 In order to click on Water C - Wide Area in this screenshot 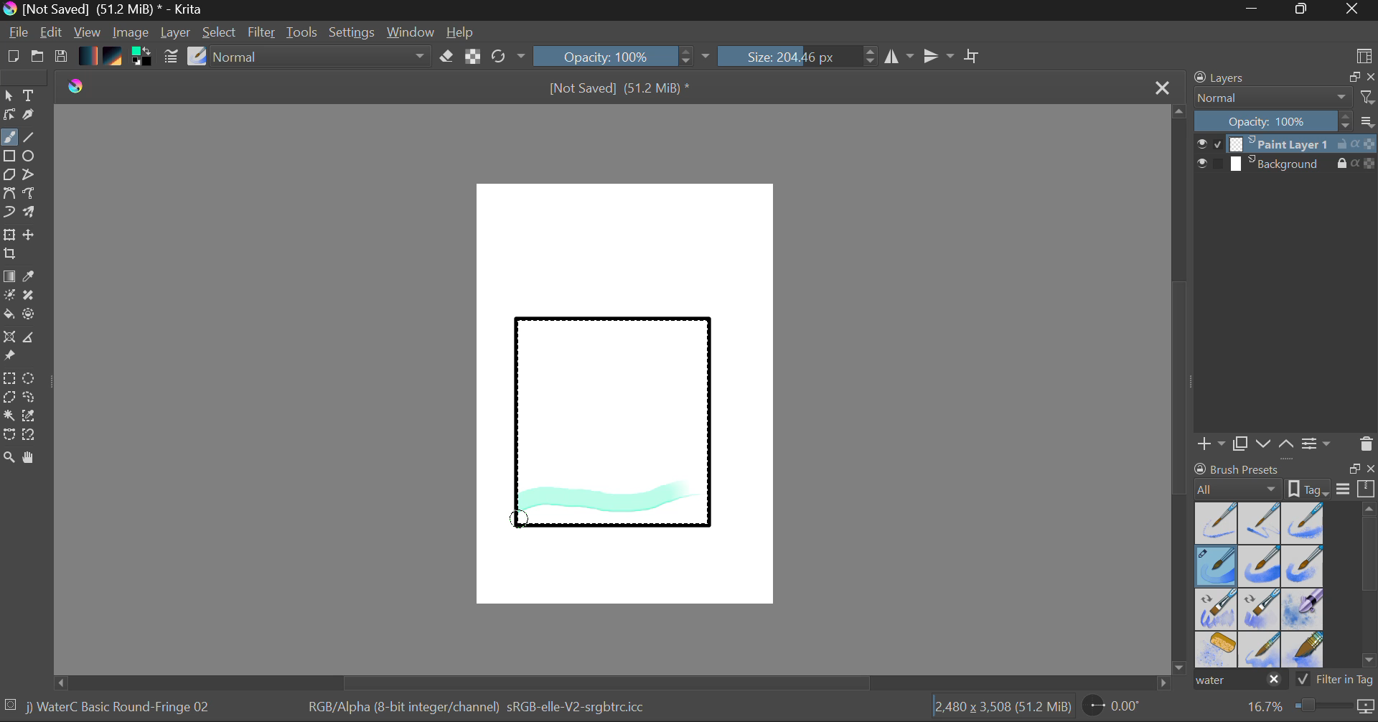, I will do `click(1305, 650)`.